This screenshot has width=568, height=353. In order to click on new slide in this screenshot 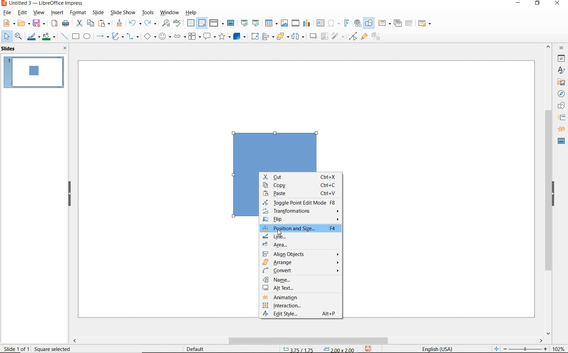, I will do `click(384, 24)`.